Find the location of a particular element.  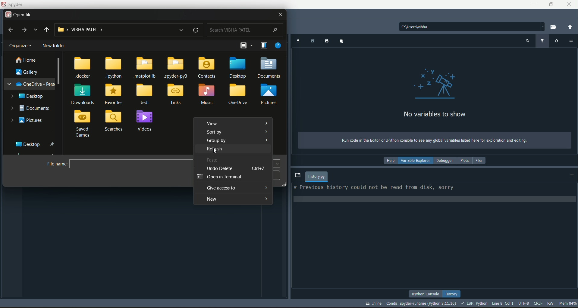

text is located at coordinates (435, 114).